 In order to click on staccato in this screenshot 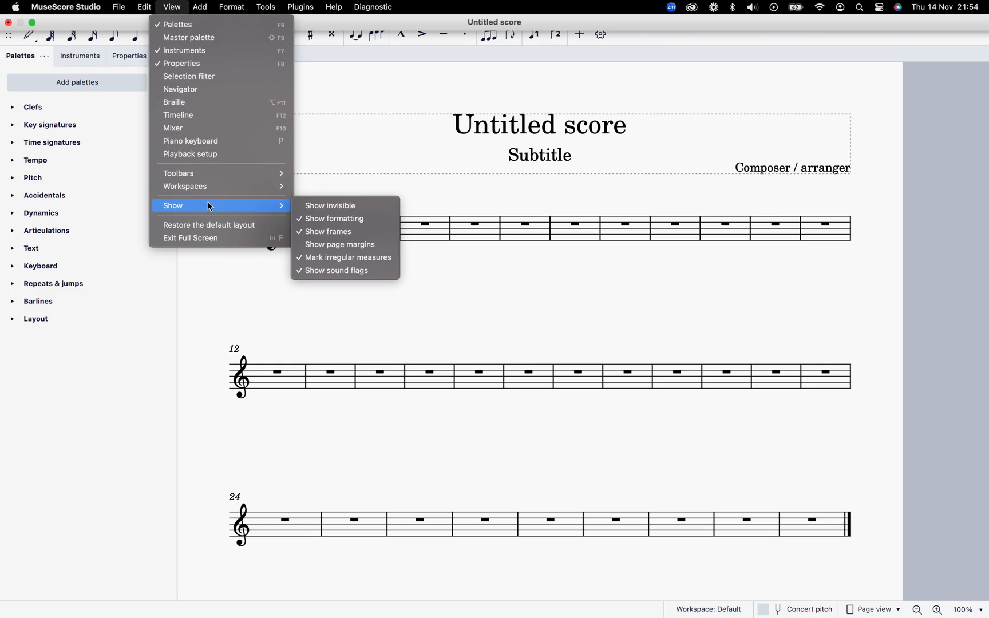, I will do `click(462, 37)`.